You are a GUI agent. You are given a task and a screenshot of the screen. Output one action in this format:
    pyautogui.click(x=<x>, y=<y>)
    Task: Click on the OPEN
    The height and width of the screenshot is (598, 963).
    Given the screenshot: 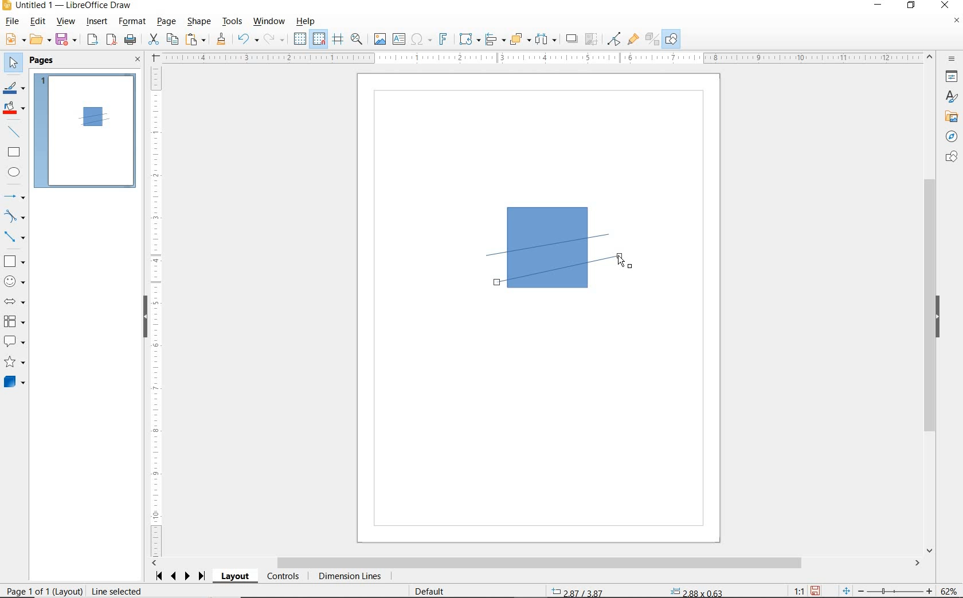 What is the action you would take?
    pyautogui.click(x=41, y=40)
    